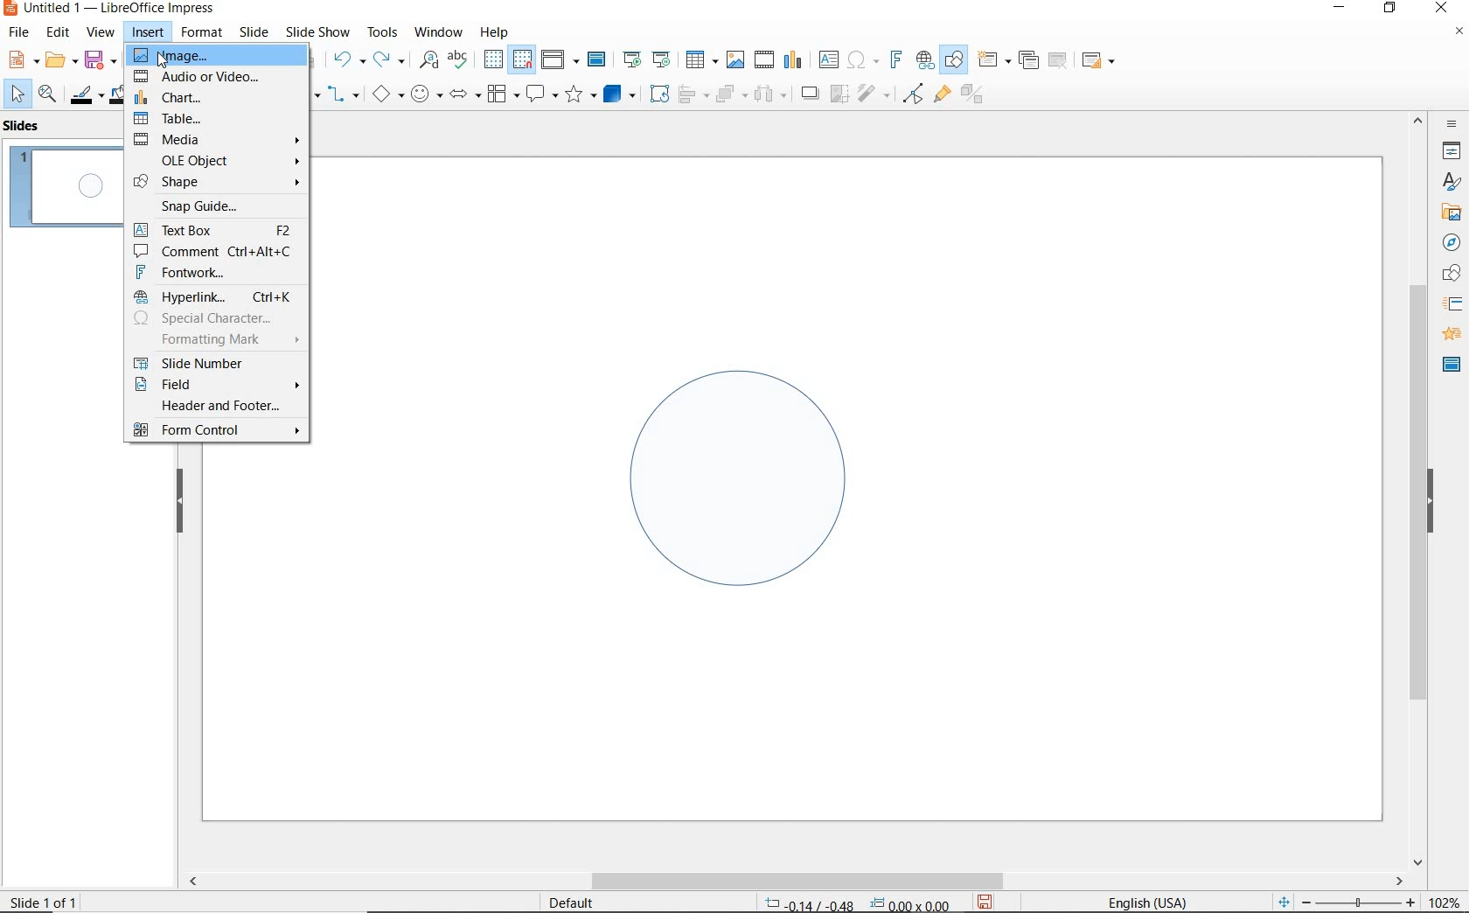 The width and height of the screenshot is (1469, 913). Describe the element at coordinates (894, 60) in the screenshot. I see `insert fontwork text` at that location.